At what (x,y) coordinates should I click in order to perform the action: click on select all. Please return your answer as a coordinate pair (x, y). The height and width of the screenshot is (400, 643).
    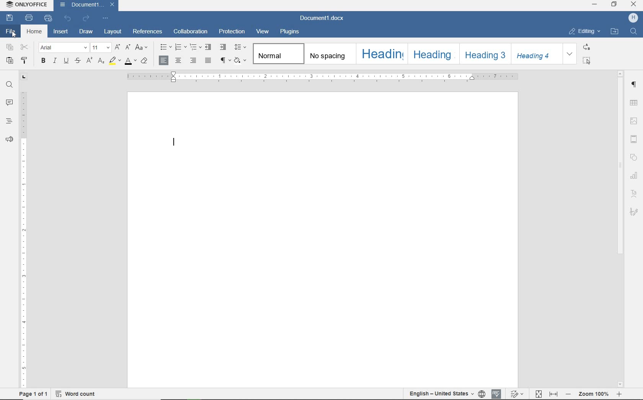
    Looking at the image, I should click on (586, 61).